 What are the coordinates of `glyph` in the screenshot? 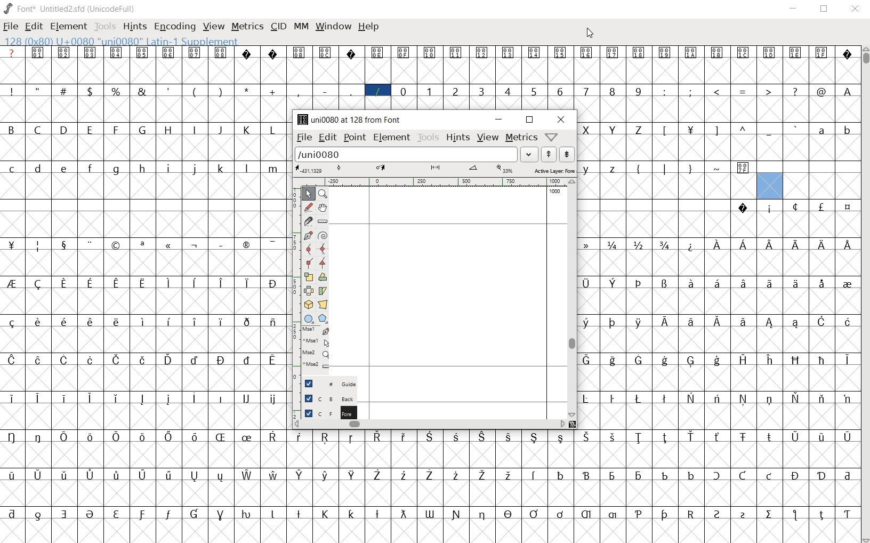 It's located at (168, 514).